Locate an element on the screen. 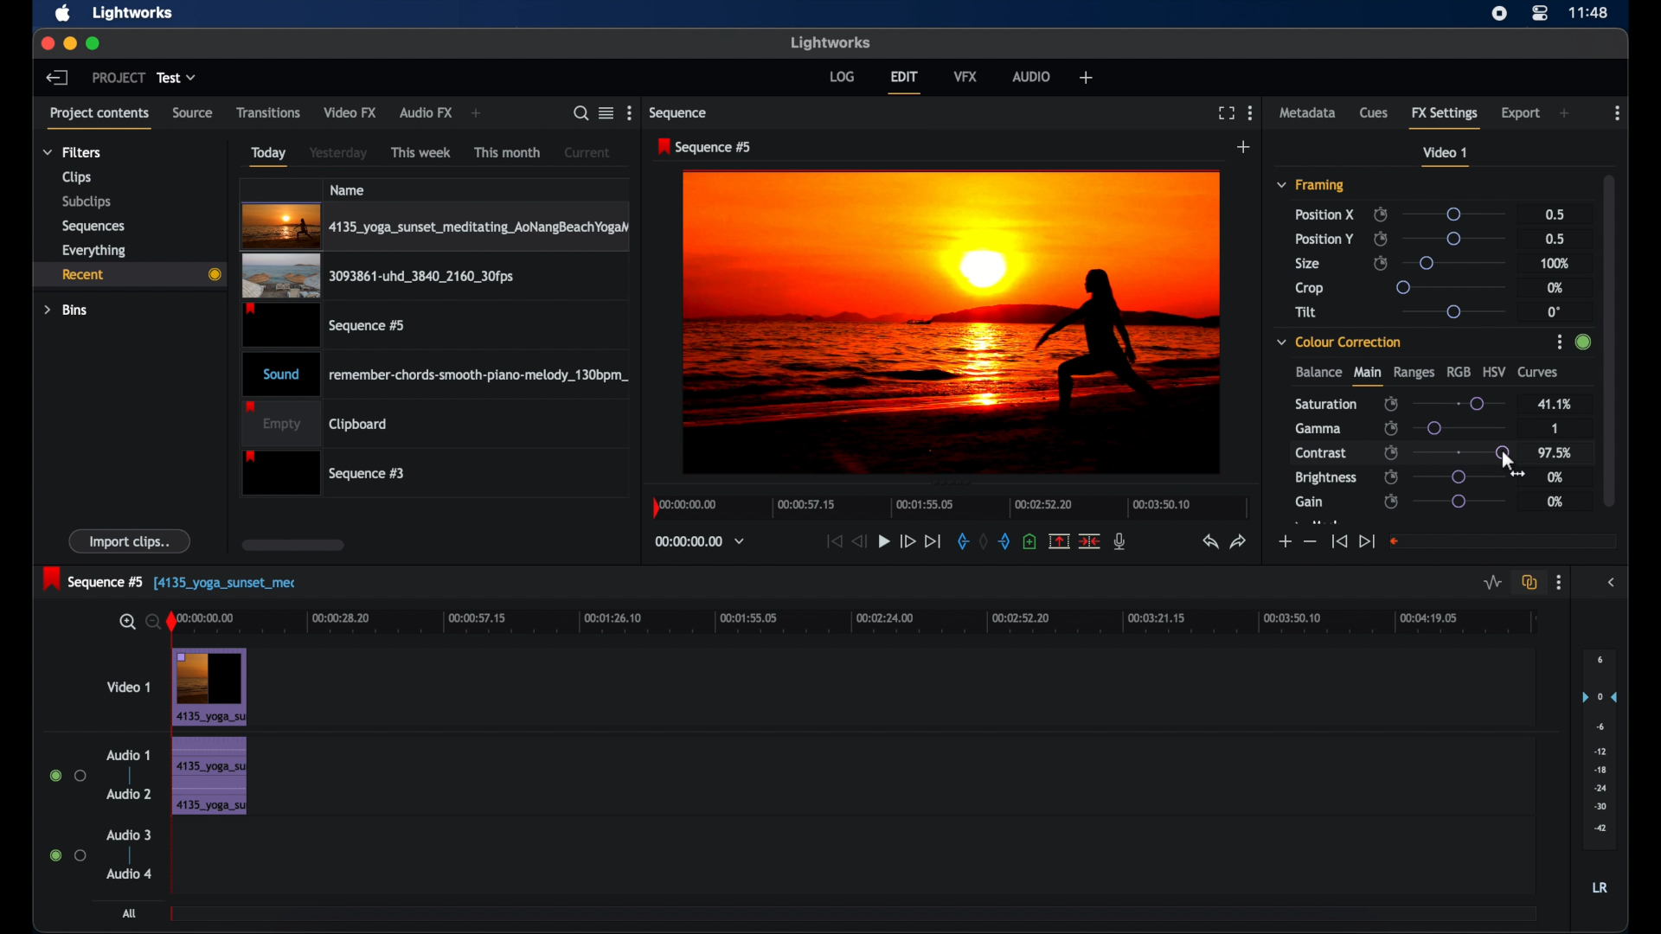 The image size is (1661, 934). today is located at coordinates (268, 156).